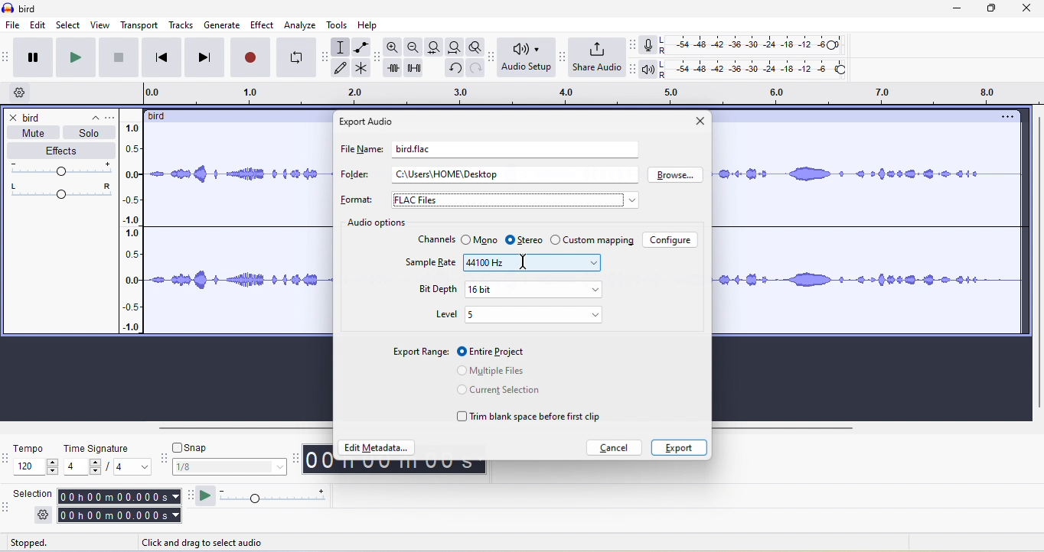 The image size is (1044, 552). What do you see at coordinates (140, 25) in the screenshot?
I see `transport` at bounding box center [140, 25].